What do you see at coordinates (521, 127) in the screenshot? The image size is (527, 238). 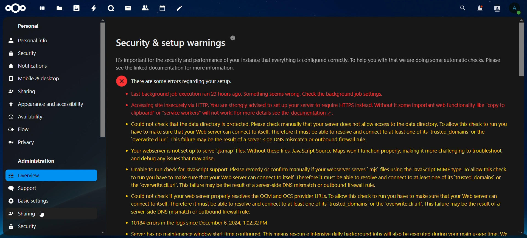 I see `Scrollbar` at bounding box center [521, 127].